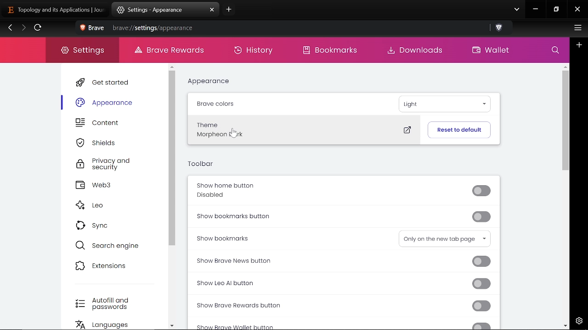 This screenshot has height=330, width=588. What do you see at coordinates (555, 52) in the screenshot?
I see `Serach` at bounding box center [555, 52].